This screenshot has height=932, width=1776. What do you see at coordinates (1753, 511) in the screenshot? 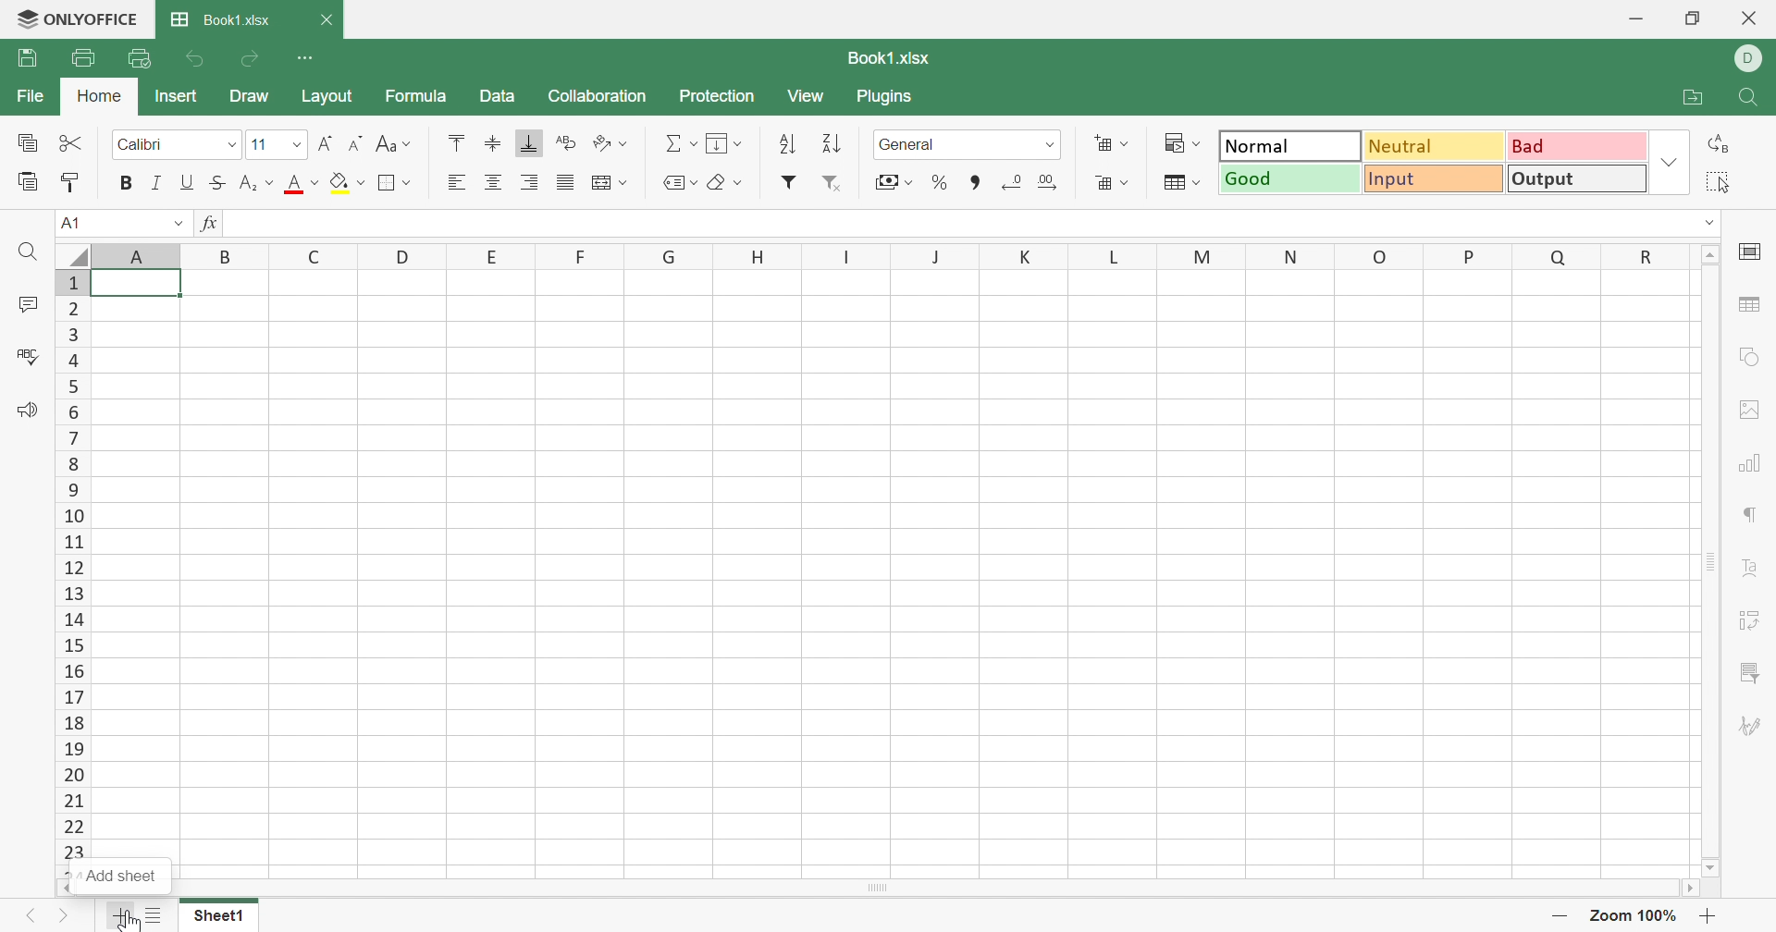
I see `Paragraph settings` at bounding box center [1753, 511].